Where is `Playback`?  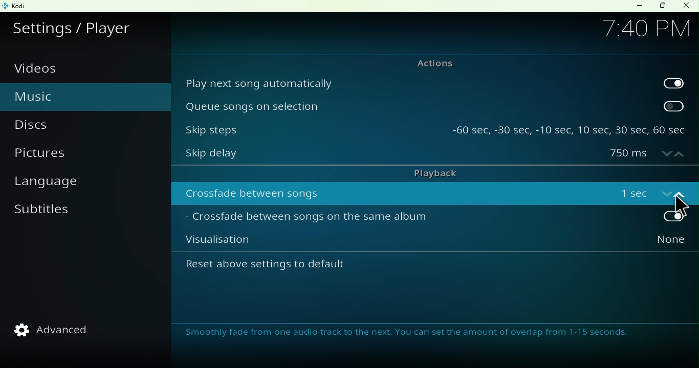 Playback is located at coordinates (433, 172).